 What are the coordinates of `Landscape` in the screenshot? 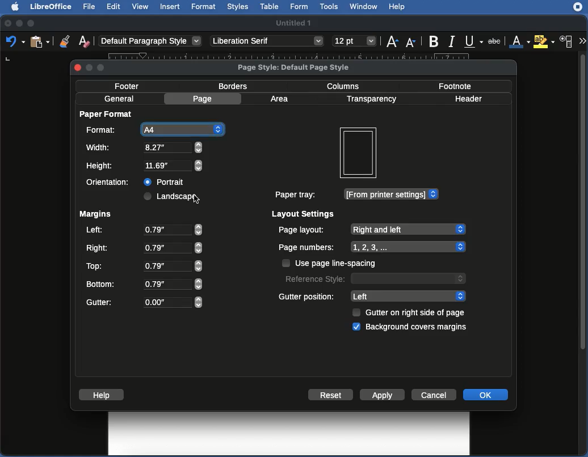 It's located at (171, 197).